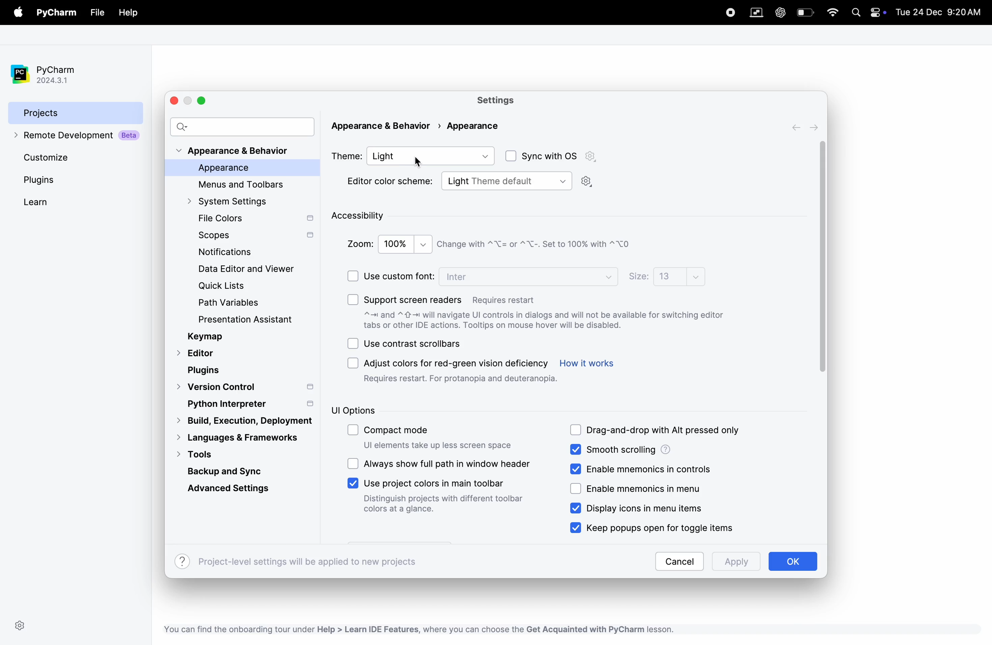 The width and height of the screenshot is (992, 645). Describe the element at coordinates (254, 237) in the screenshot. I see `scopes` at that location.